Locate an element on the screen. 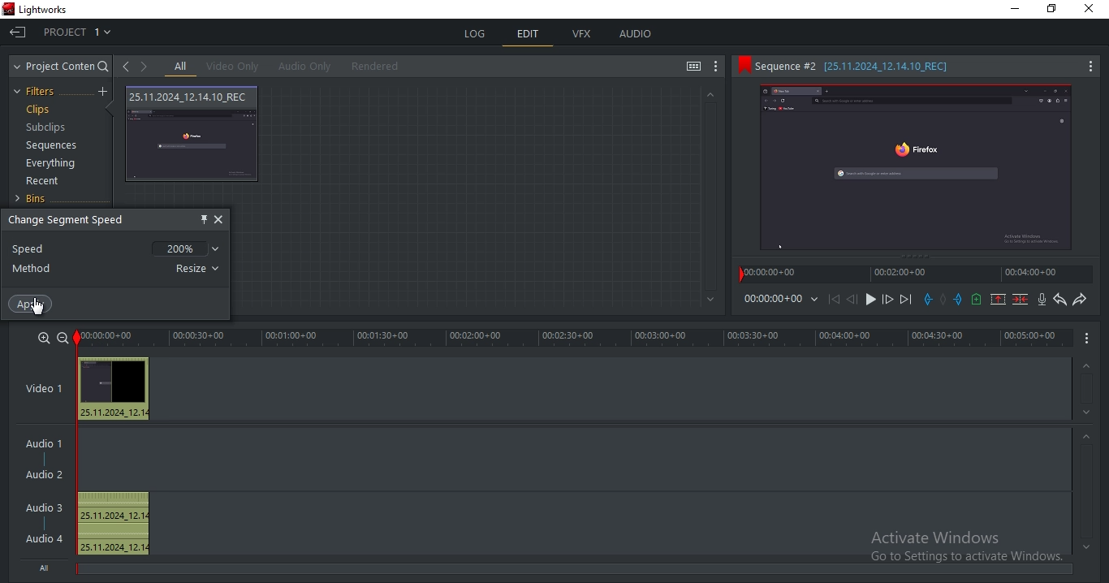  add is located at coordinates (105, 92).